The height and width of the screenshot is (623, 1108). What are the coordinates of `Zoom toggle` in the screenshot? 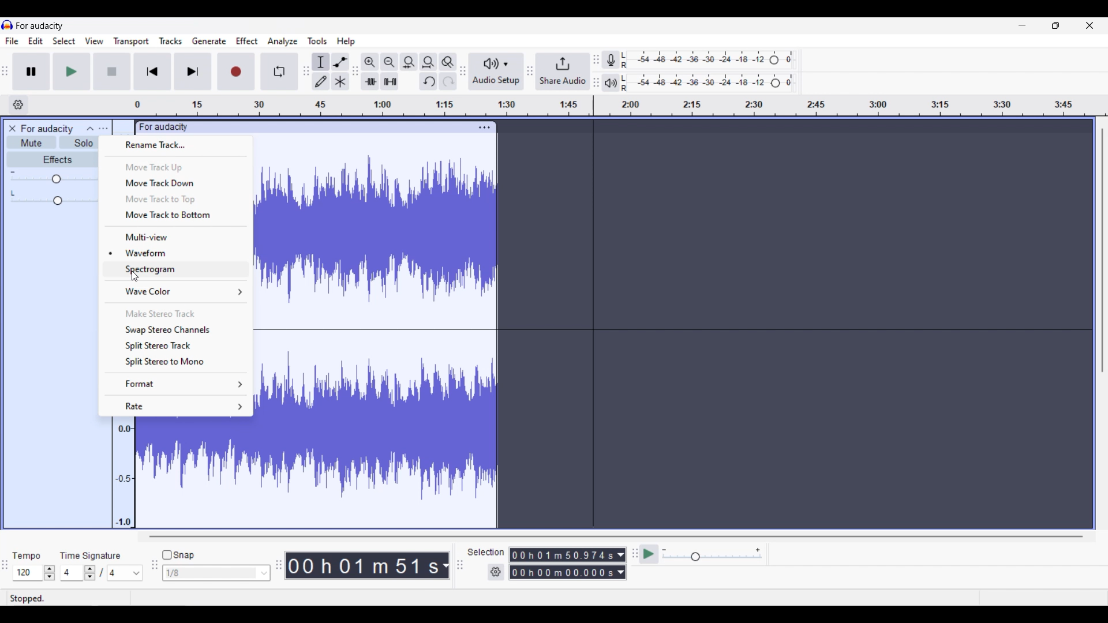 It's located at (448, 62).